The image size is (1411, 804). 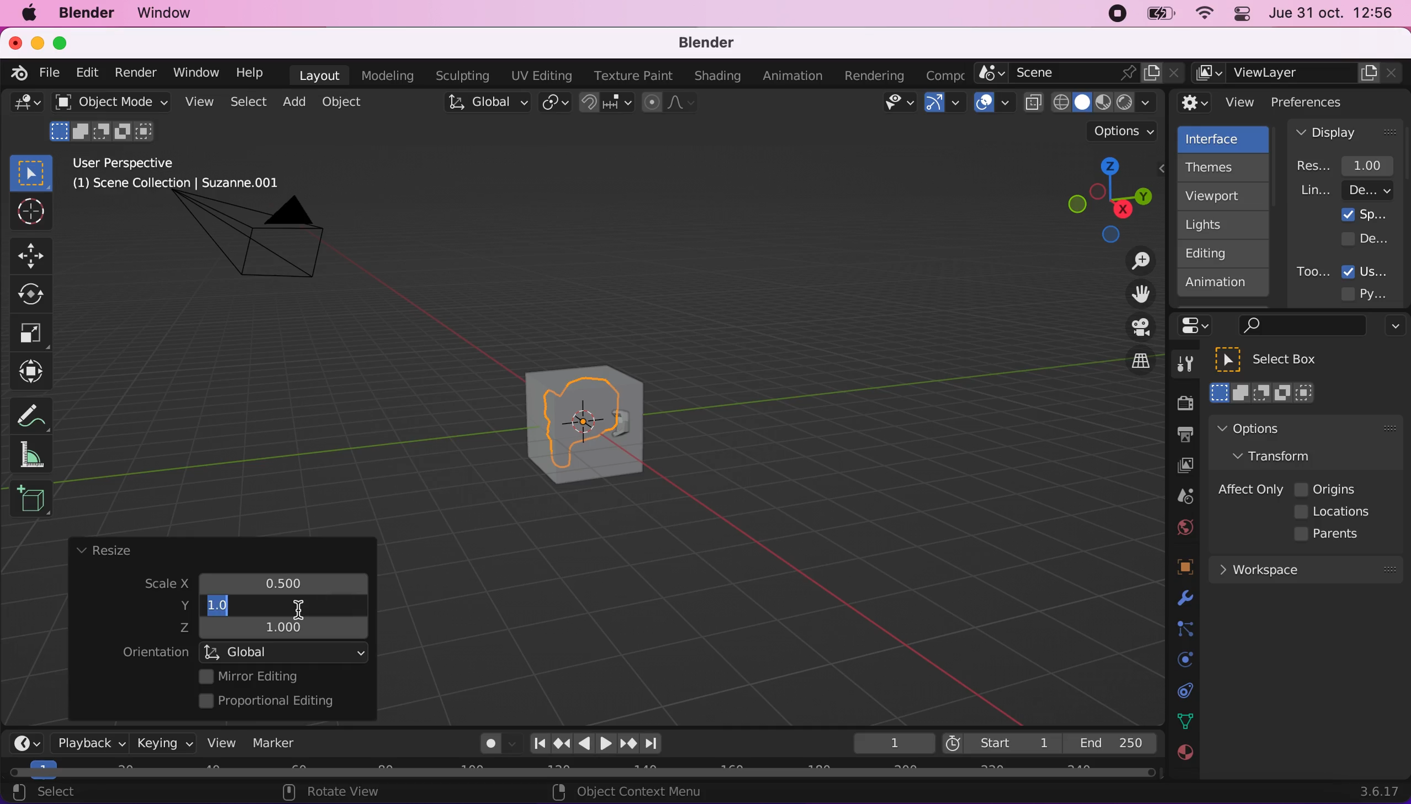 I want to click on toggle the camera view, so click(x=1133, y=328).